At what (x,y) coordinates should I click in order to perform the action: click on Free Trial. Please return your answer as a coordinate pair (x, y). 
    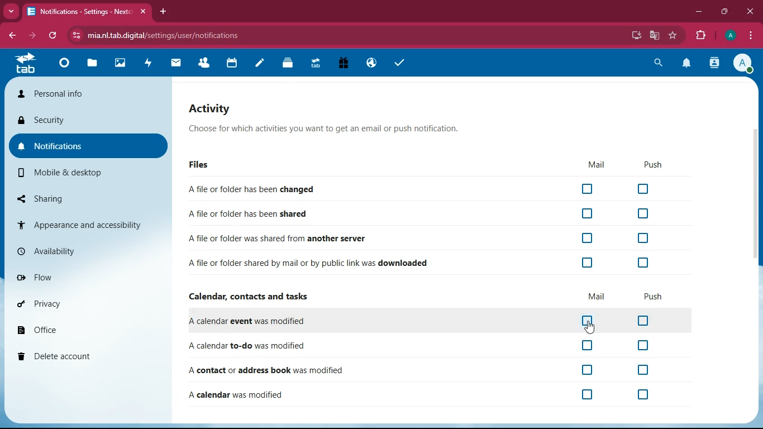
    Looking at the image, I should click on (342, 64).